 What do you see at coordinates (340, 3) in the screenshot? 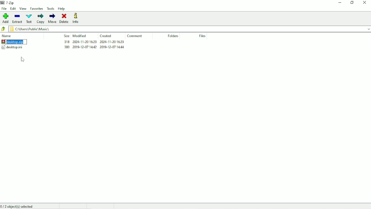
I see `Minimize` at bounding box center [340, 3].